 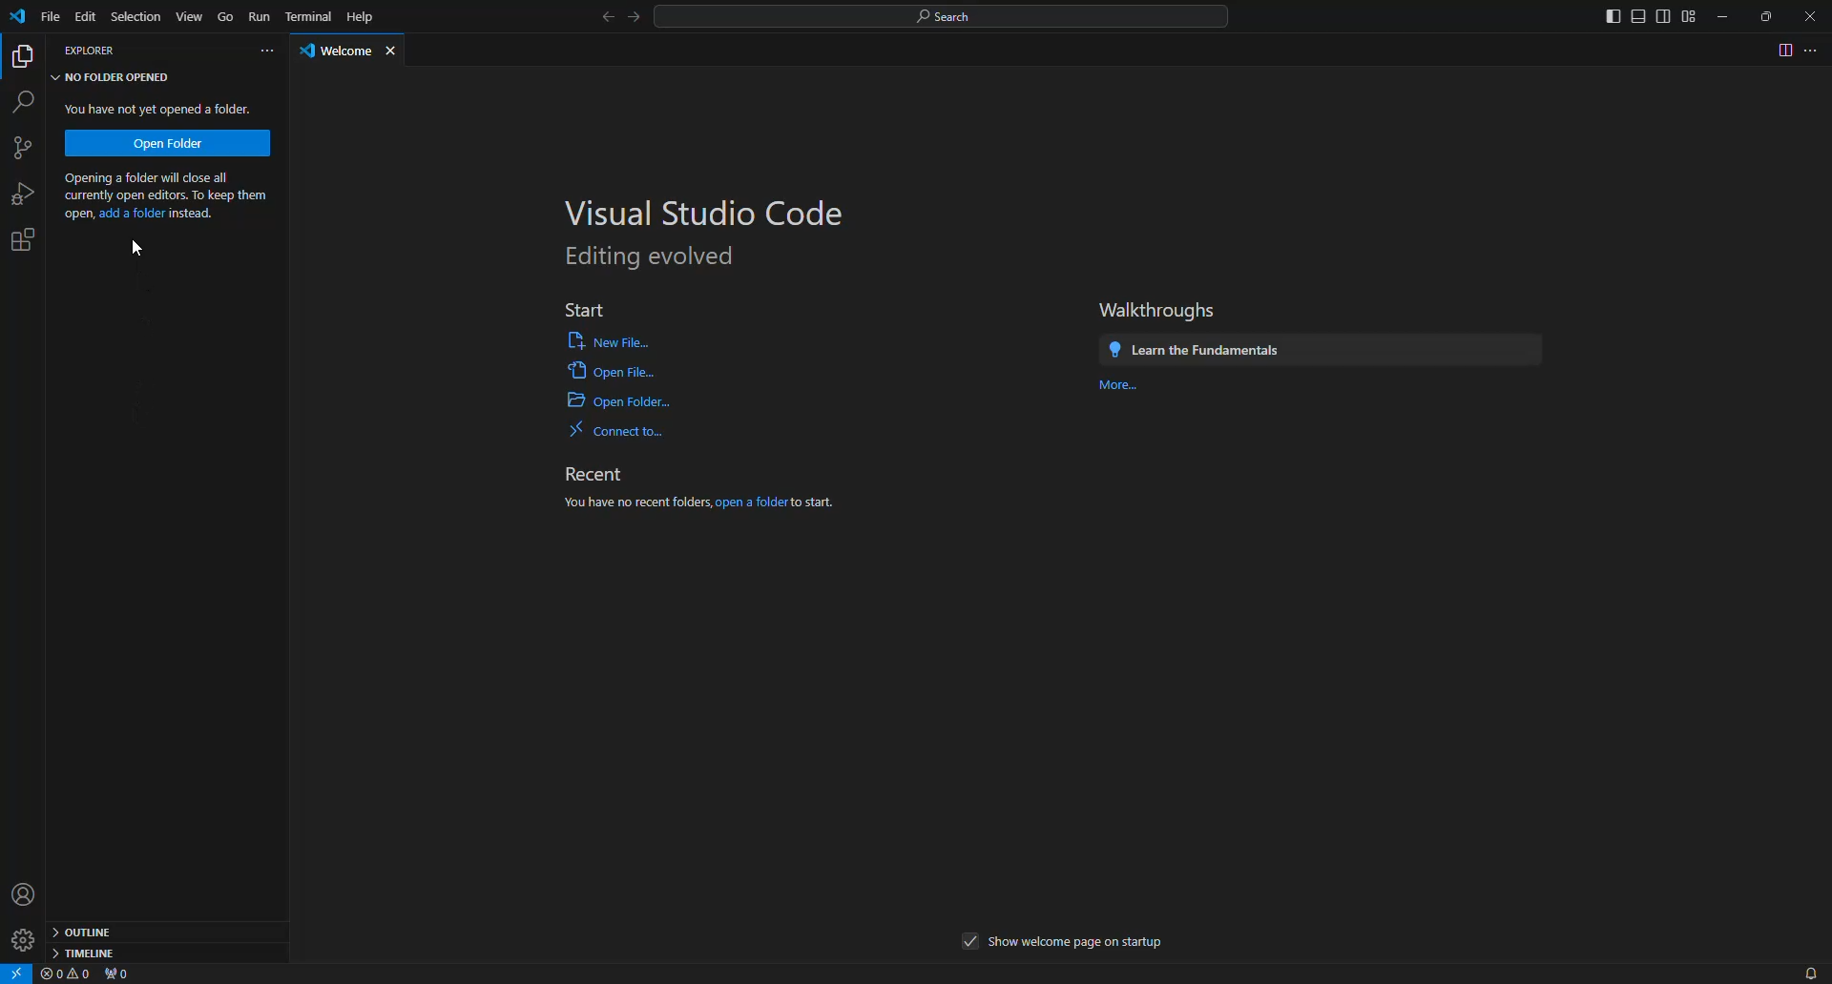 I want to click on recent, so click(x=595, y=475).